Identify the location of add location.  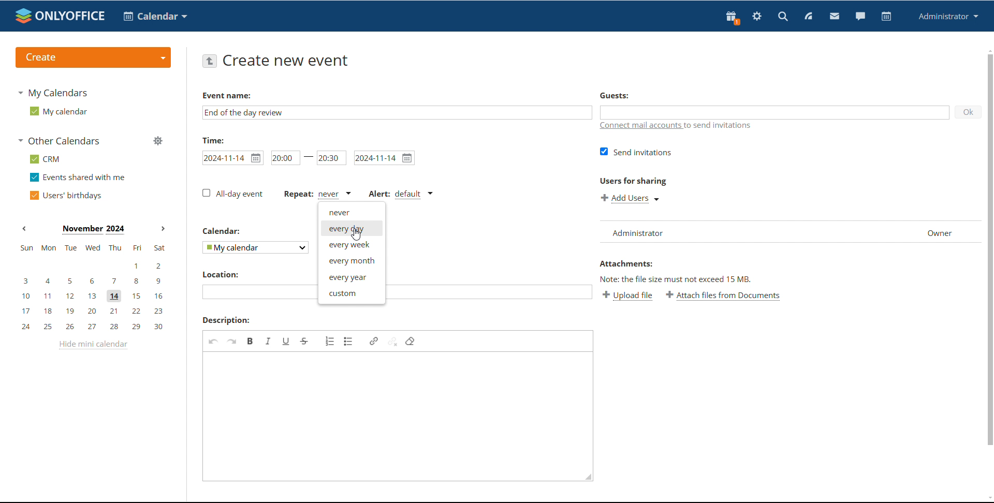
(257, 292).